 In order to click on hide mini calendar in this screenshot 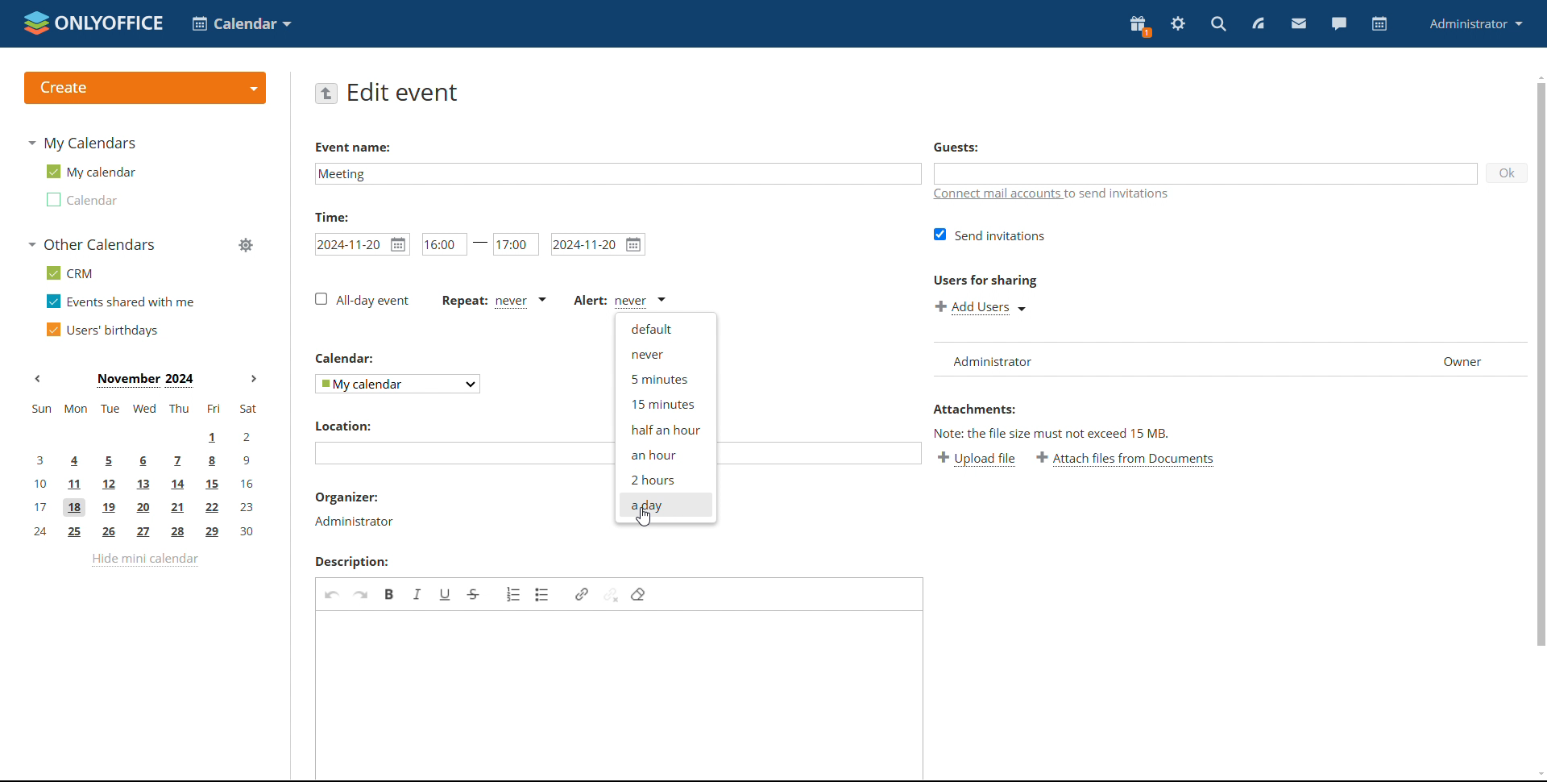, I will do `click(145, 559)`.